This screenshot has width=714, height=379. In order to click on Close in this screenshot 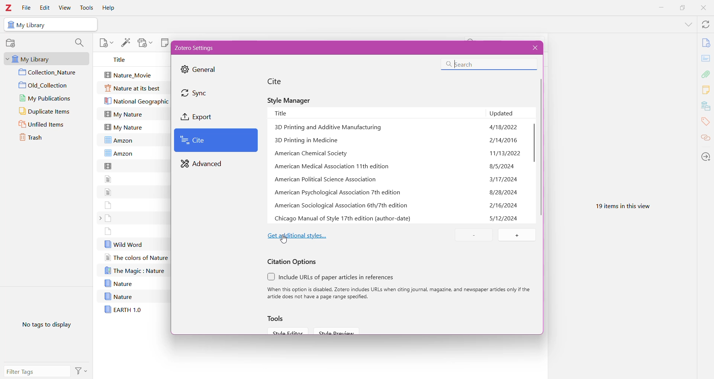, I will do `click(703, 9)`.